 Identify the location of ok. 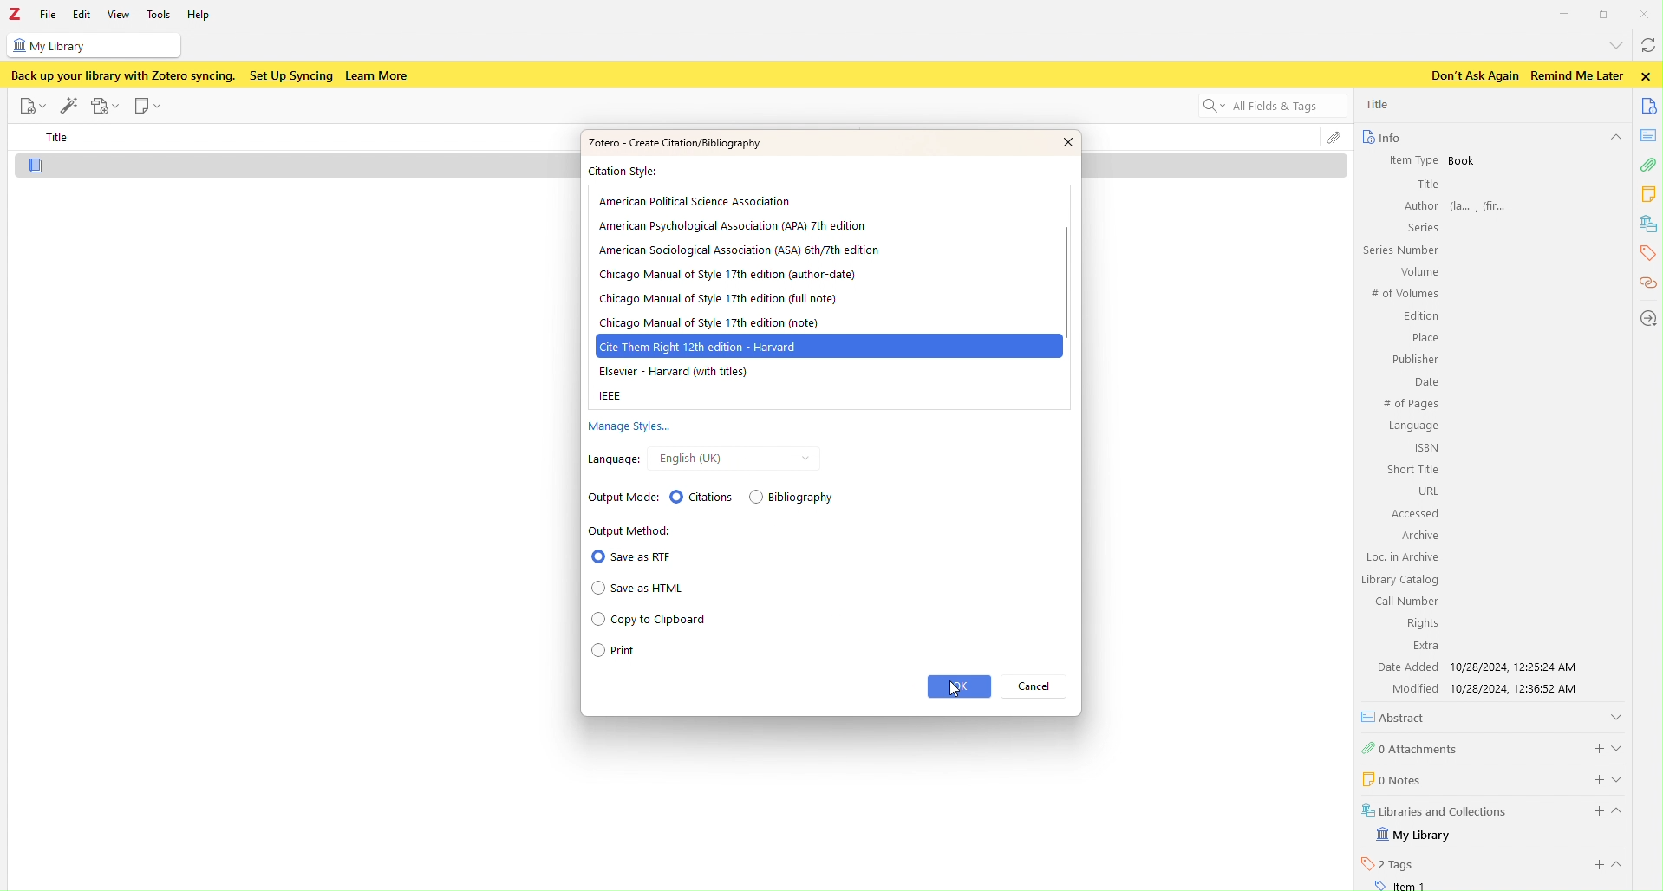
(959, 686).